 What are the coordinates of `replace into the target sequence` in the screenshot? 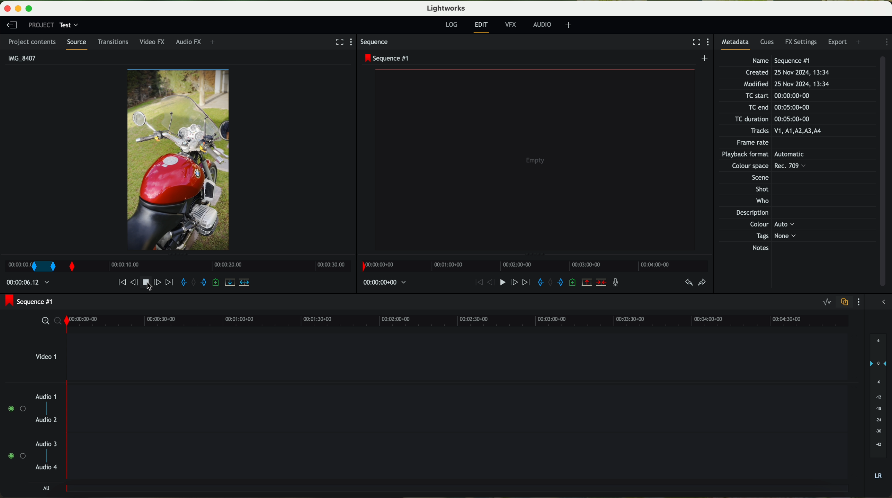 It's located at (231, 285).